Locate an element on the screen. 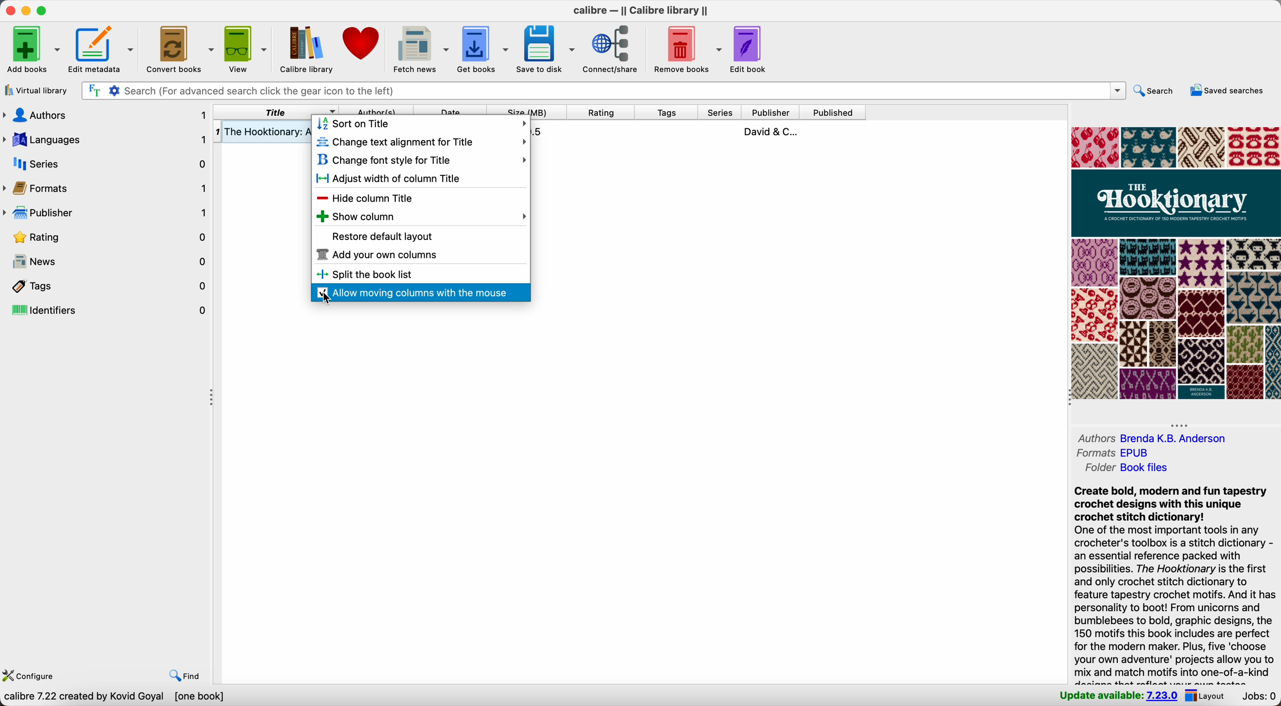  publisher is located at coordinates (772, 112).